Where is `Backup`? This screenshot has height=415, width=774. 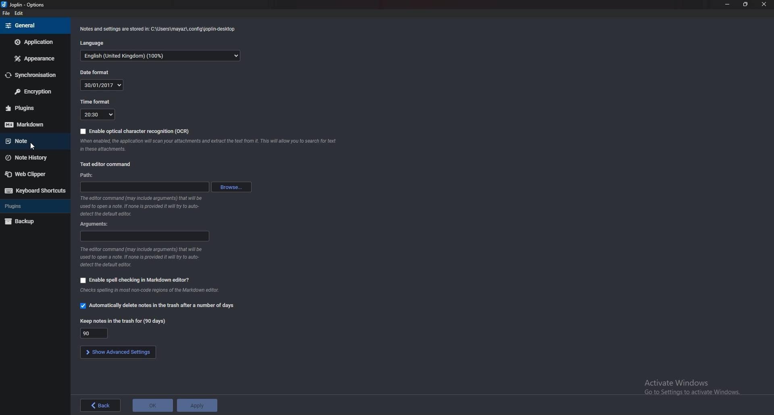 Backup is located at coordinates (34, 220).